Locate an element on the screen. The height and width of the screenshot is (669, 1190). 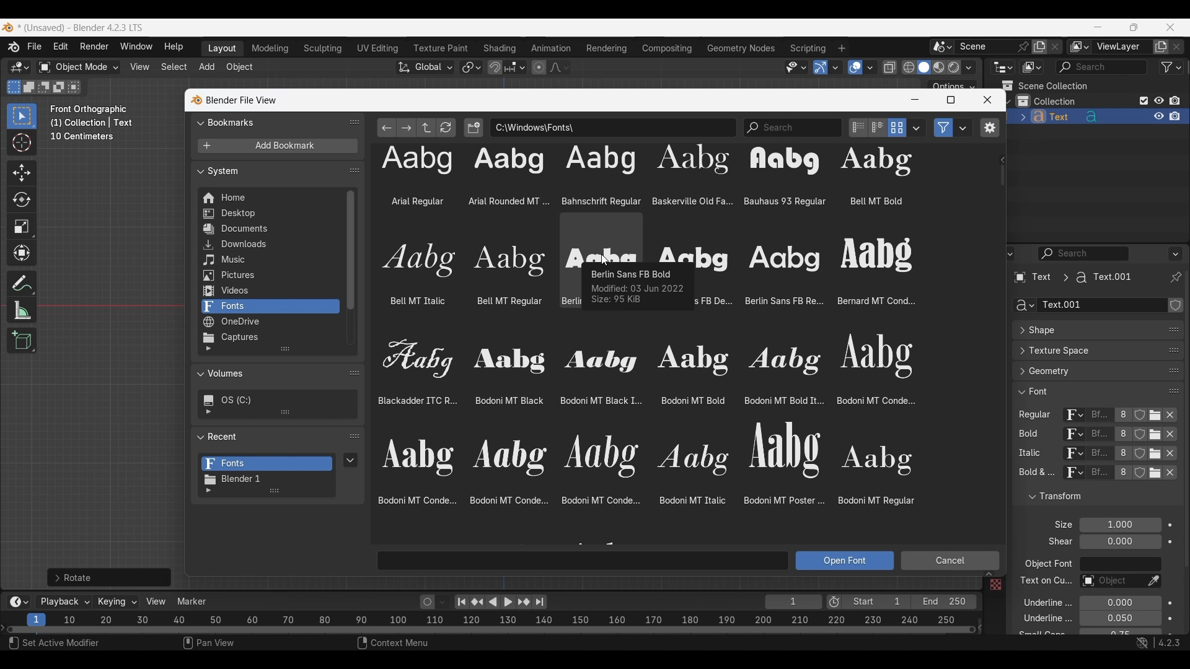
Font options is located at coordinates (645, 177).